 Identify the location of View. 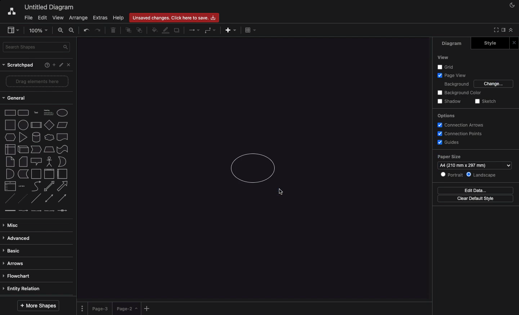
(444, 57).